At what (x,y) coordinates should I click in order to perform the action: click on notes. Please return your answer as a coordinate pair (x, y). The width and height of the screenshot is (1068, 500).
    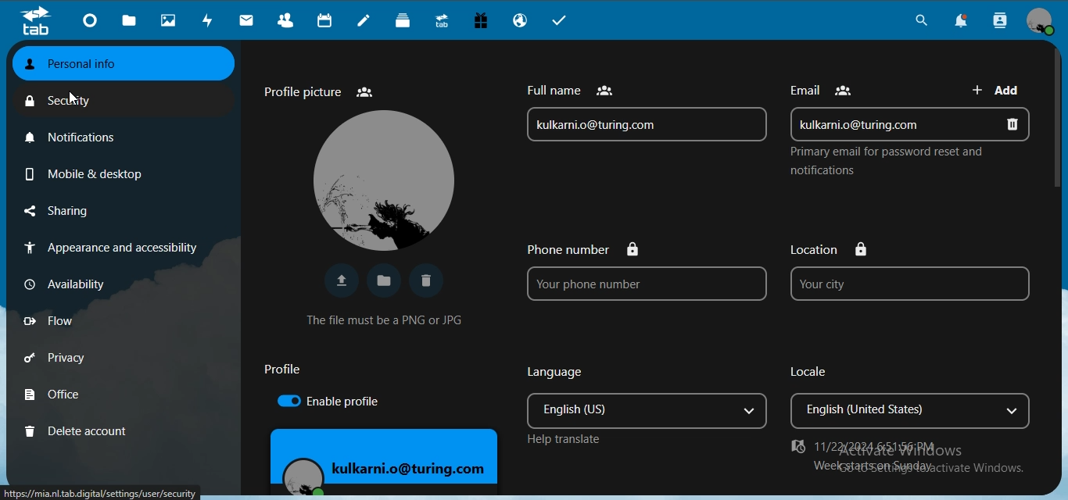
    Looking at the image, I should click on (366, 22).